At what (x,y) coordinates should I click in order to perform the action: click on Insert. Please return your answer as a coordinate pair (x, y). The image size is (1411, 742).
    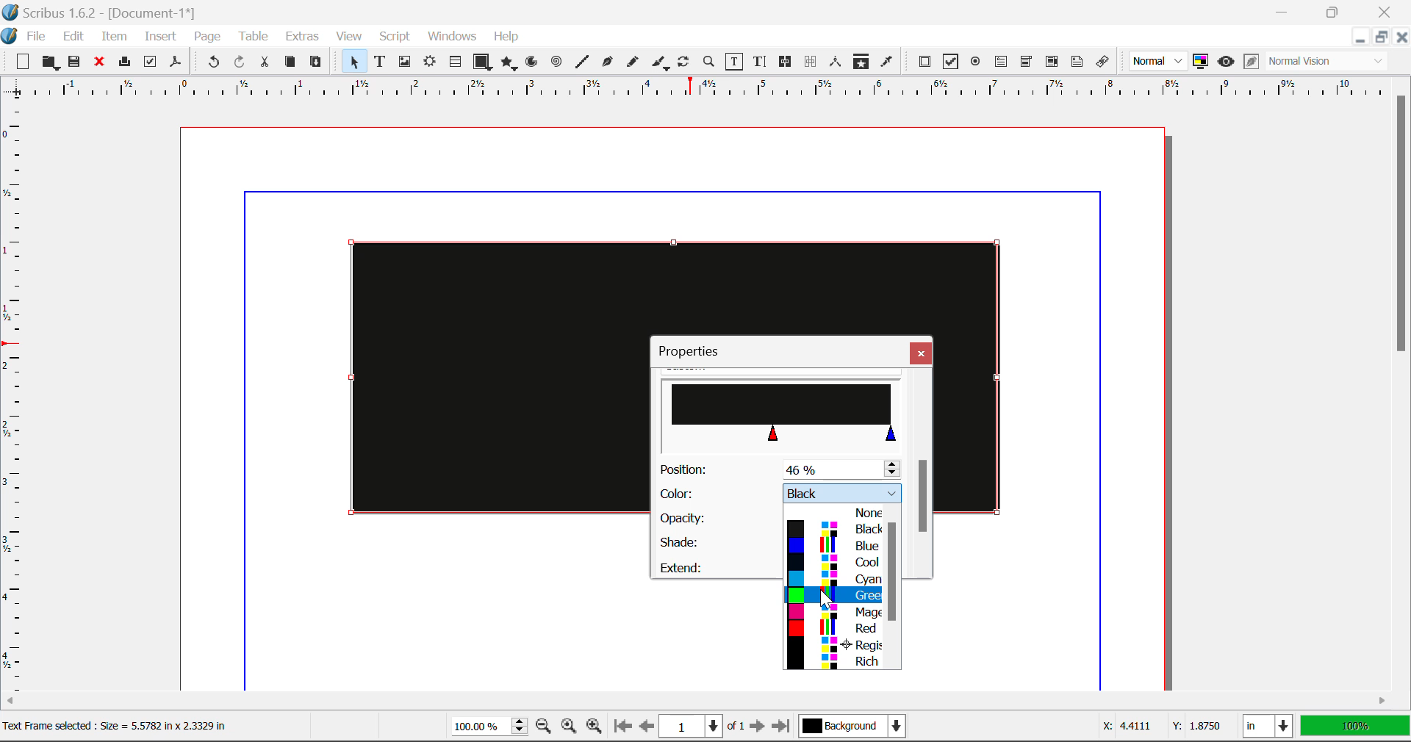
    Looking at the image, I should click on (159, 39).